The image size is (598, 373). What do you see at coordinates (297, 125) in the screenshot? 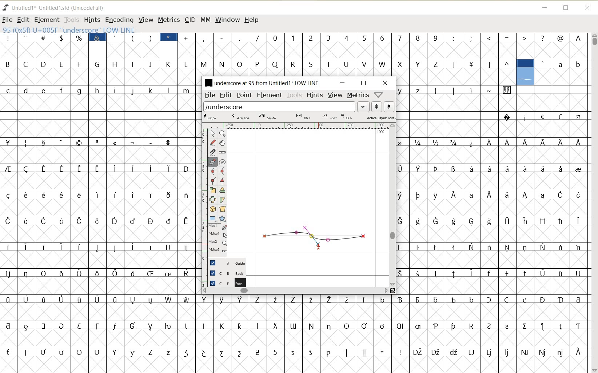
I see `RULER` at bounding box center [297, 125].